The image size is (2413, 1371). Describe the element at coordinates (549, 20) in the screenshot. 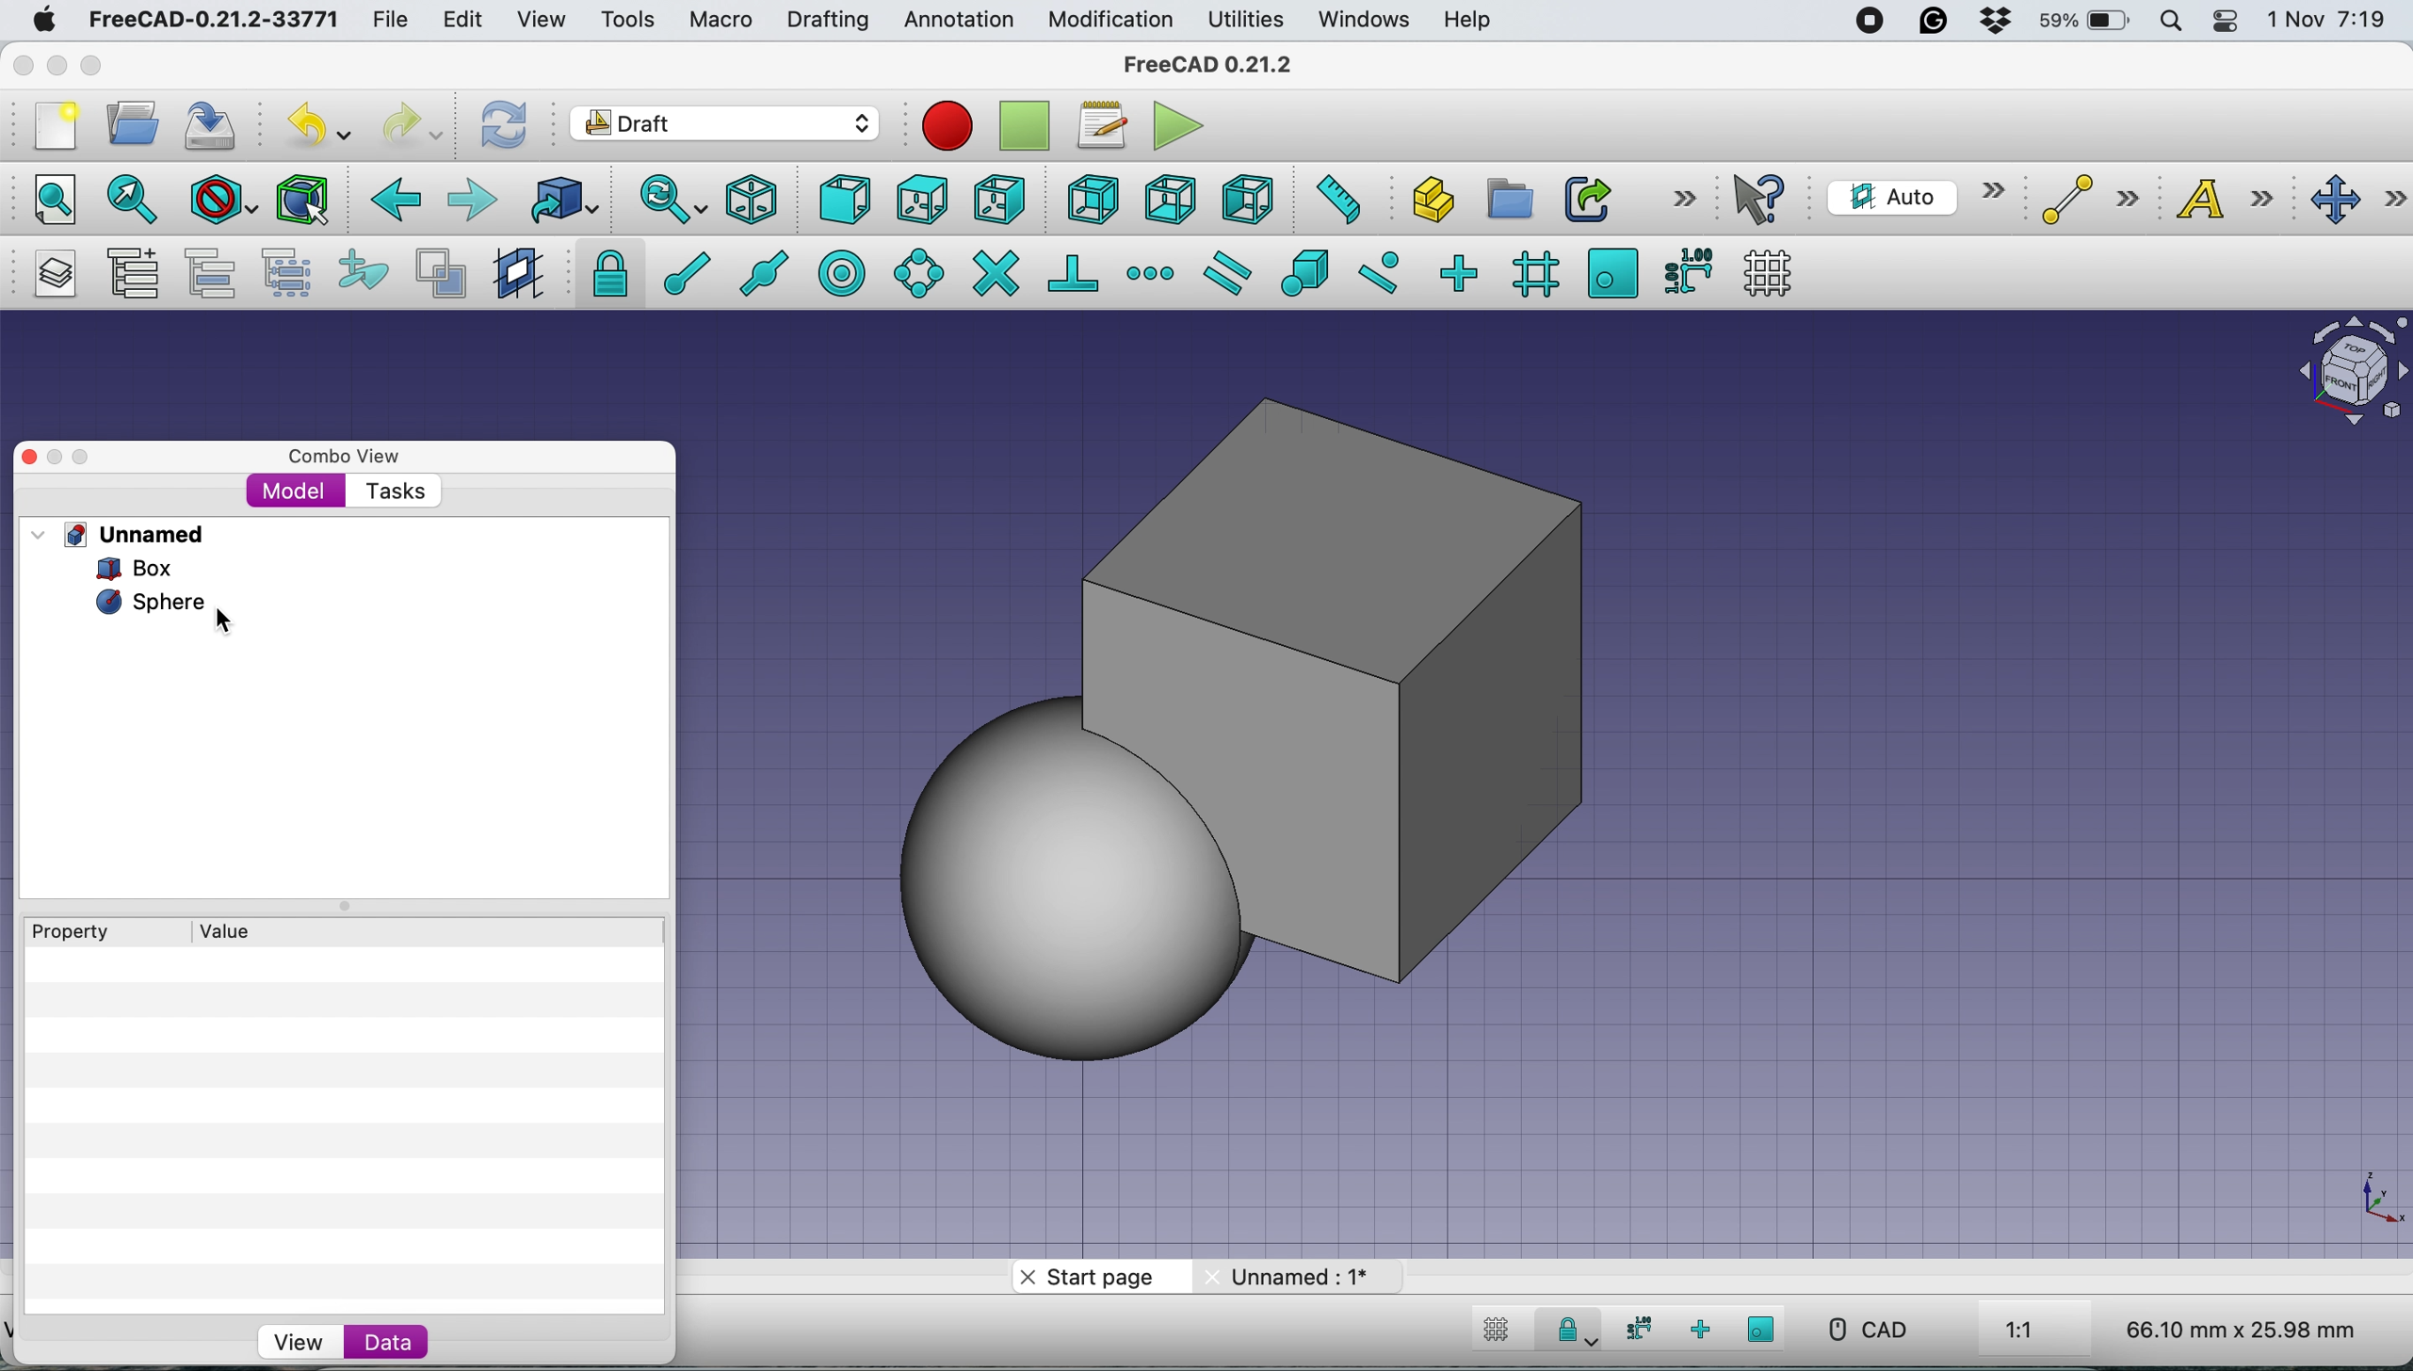

I see `view` at that location.